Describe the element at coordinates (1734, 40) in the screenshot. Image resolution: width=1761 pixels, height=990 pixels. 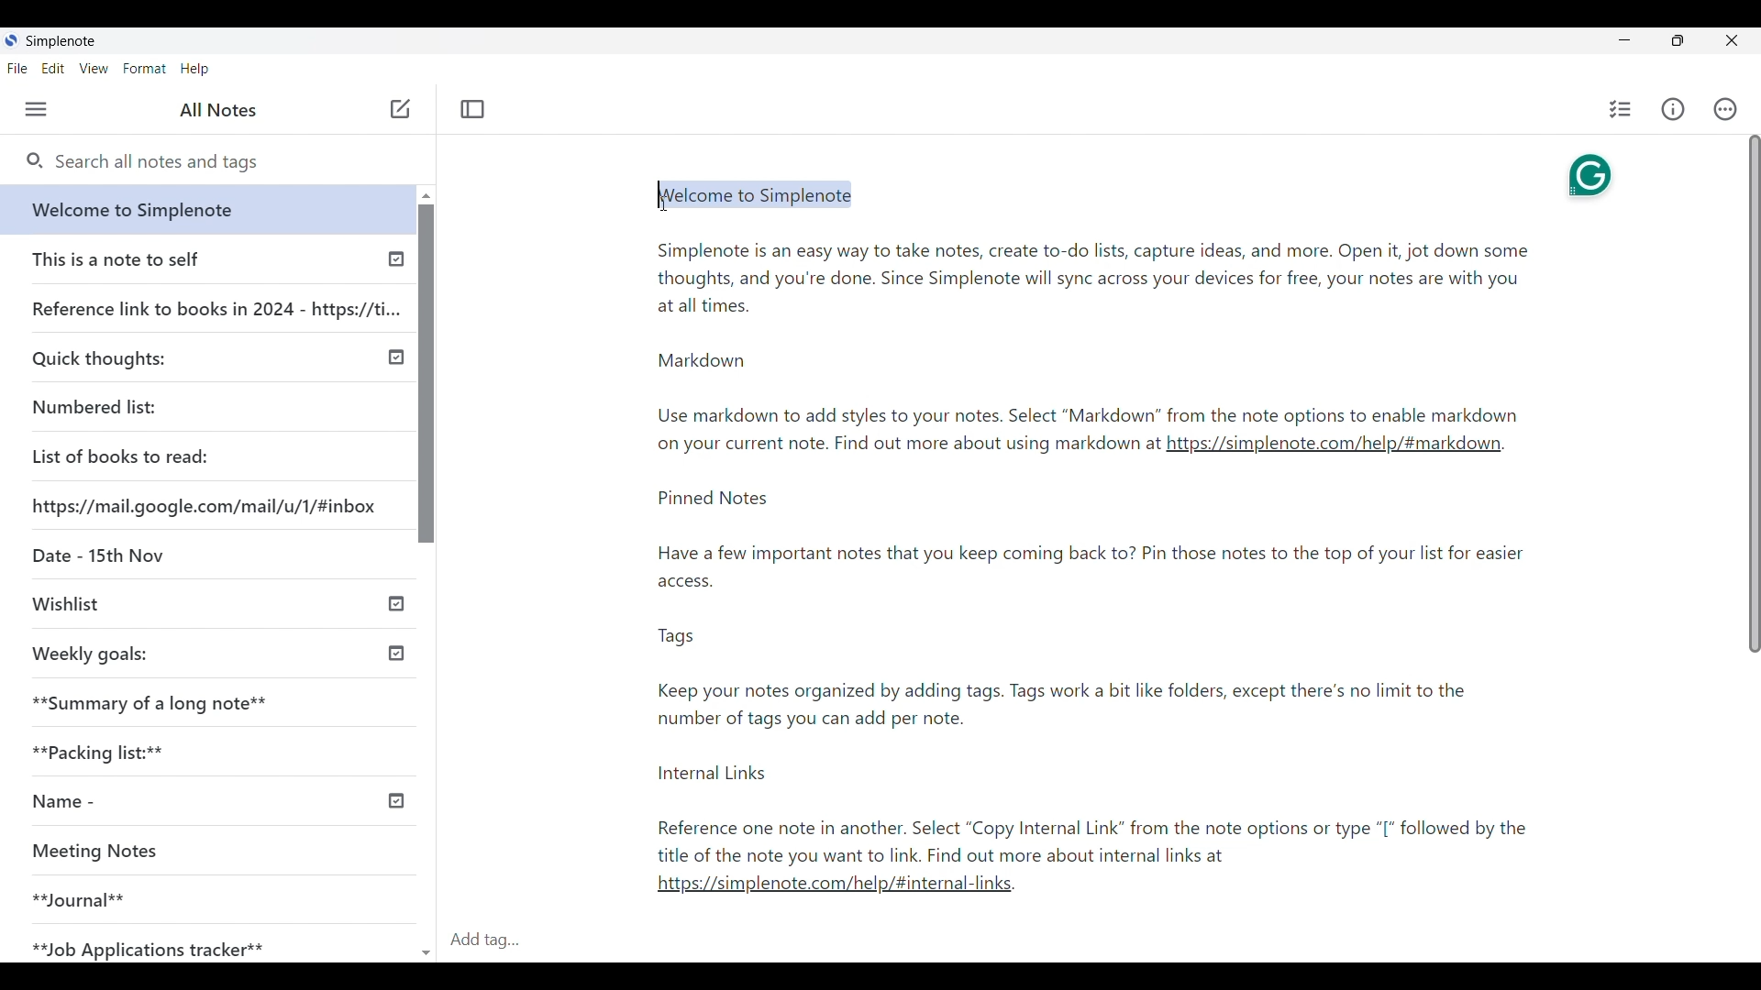
I see `Close interface` at that location.